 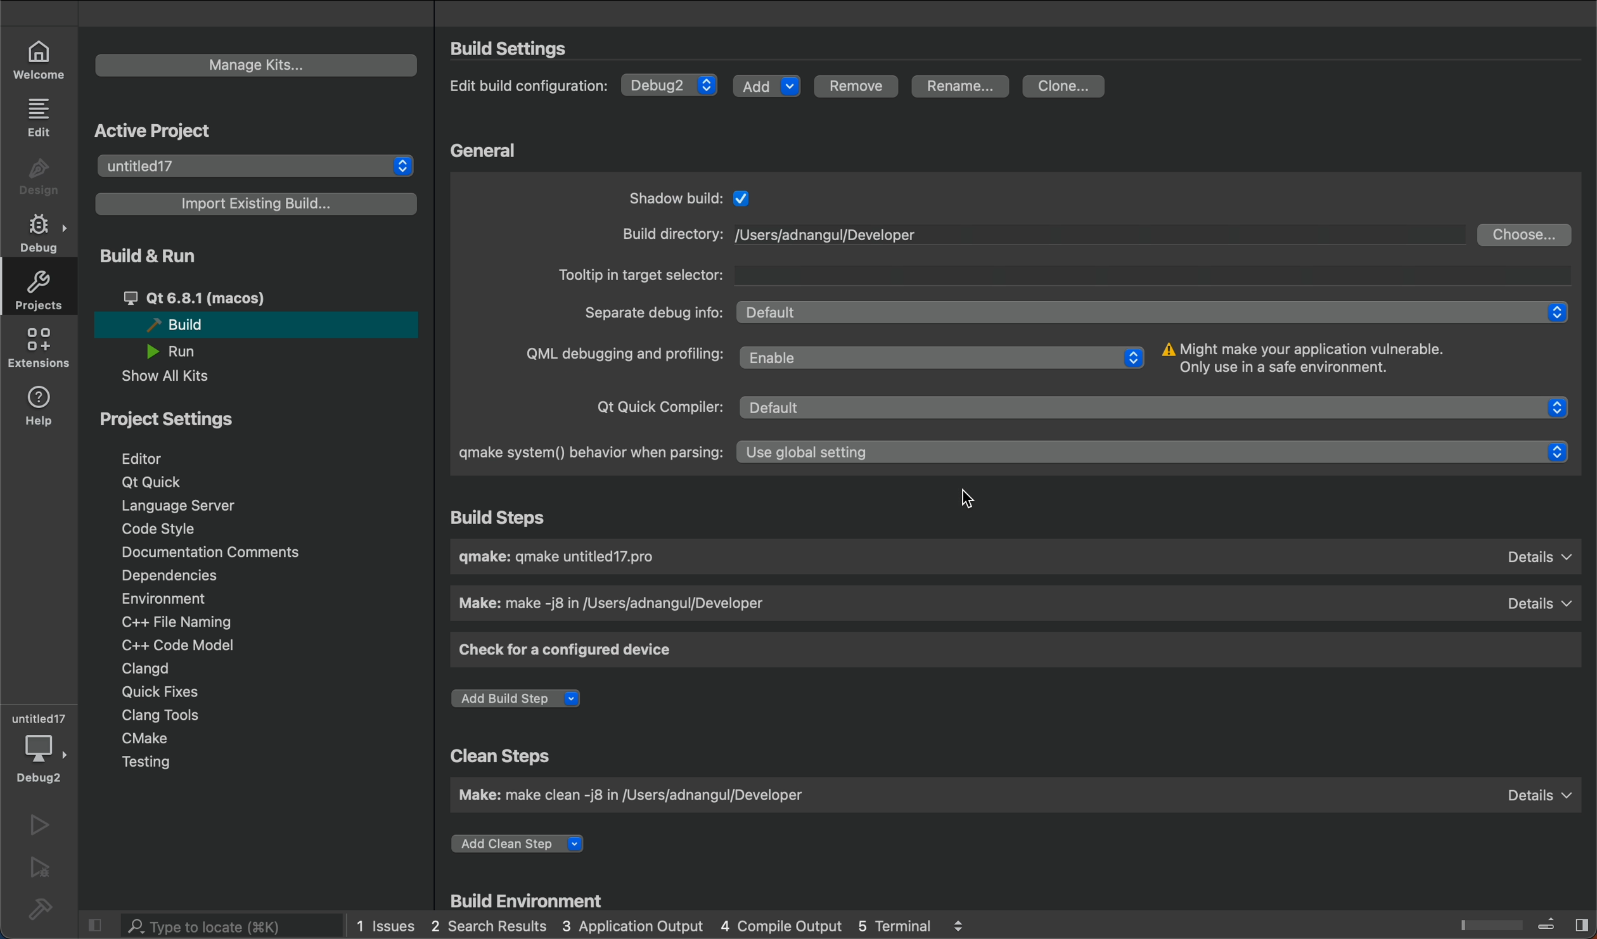 What do you see at coordinates (494, 755) in the screenshot?
I see `clean steps` at bounding box center [494, 755].